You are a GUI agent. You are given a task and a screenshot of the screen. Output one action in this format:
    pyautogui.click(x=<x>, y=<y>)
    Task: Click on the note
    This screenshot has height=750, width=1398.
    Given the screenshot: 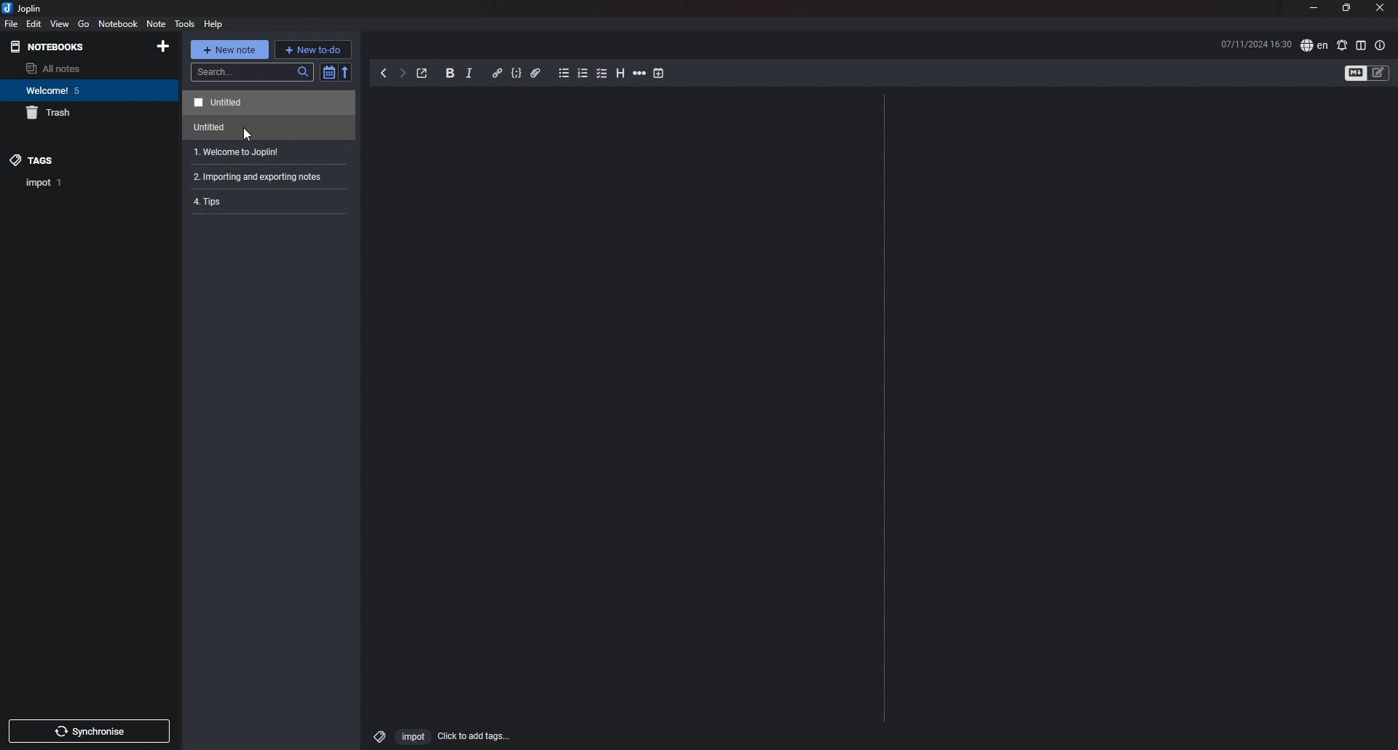 What is the action you would take?
    pyautogui.click(x=266, y=152)
    